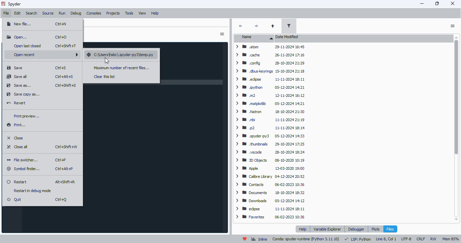 The height and width of the screenshot is (243, 461). Describe the element at coordinates (17, 77) in the screenshot. I see `save all` at that location.